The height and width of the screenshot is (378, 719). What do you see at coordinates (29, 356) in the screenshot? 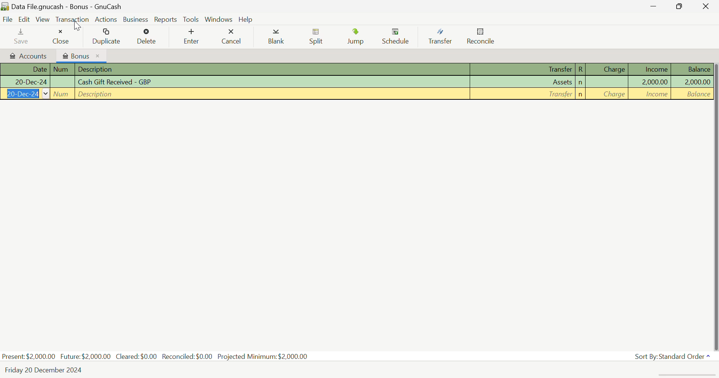
I see `Present` at bounding box center [29, 356].